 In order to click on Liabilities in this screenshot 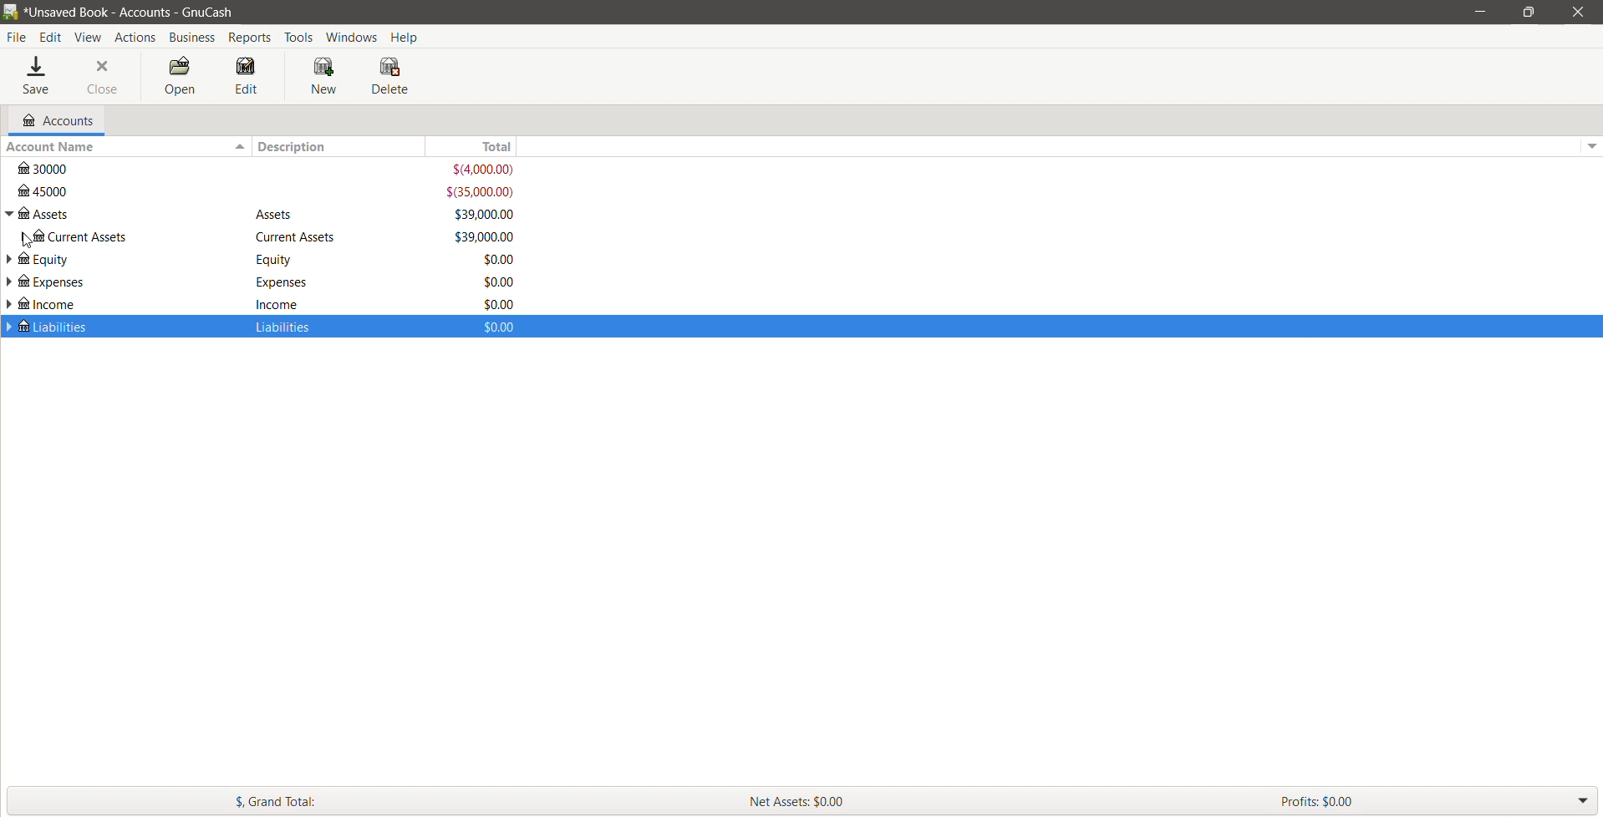, I will do `click(291, 328)`.